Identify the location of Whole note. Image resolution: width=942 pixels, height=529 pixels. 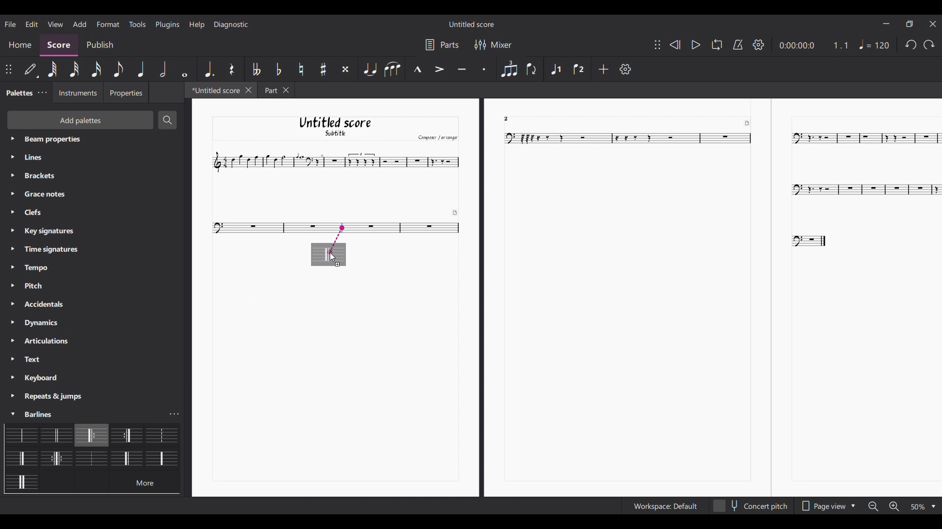
(184, 69).